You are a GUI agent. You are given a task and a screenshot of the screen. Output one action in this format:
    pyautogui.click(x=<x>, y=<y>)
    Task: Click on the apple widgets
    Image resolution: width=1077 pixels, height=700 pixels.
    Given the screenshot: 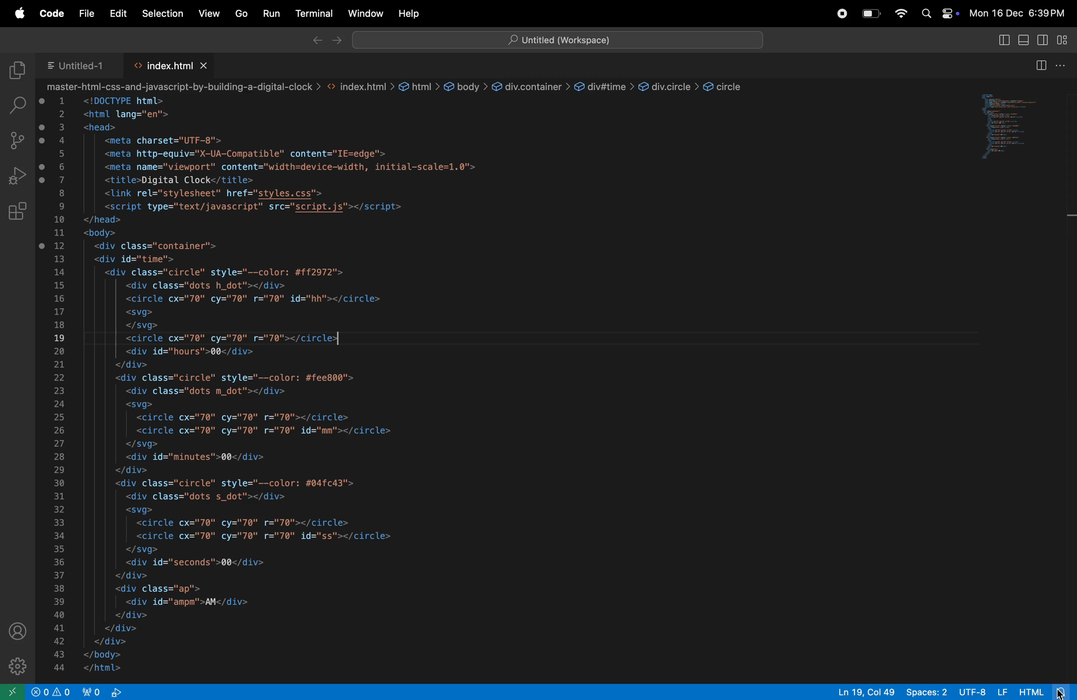 What is the action you would take?
    pyautogui.click(x=940, y=11)
    